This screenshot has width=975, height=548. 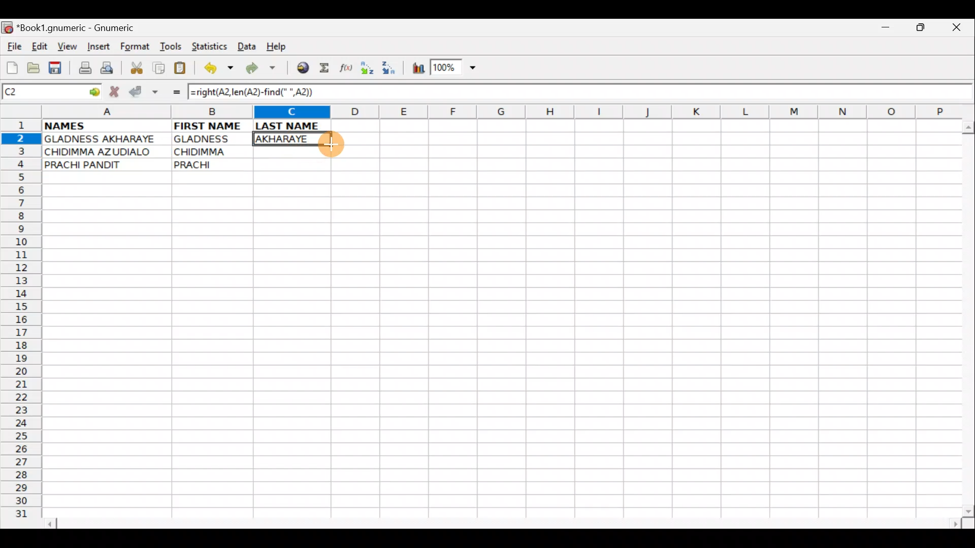 I want to click on Formula bar, so click(x=649, y=93).